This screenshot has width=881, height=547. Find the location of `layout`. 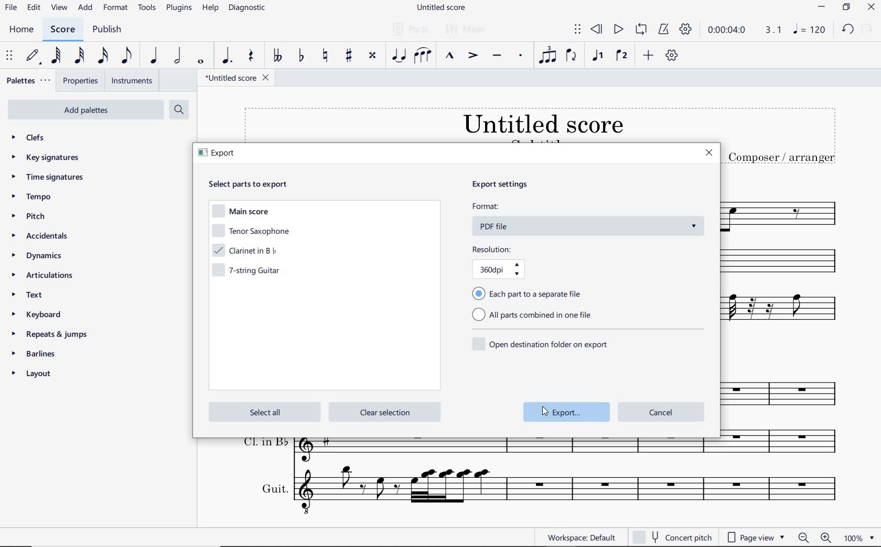

layout is located at coordinates (35, 374).